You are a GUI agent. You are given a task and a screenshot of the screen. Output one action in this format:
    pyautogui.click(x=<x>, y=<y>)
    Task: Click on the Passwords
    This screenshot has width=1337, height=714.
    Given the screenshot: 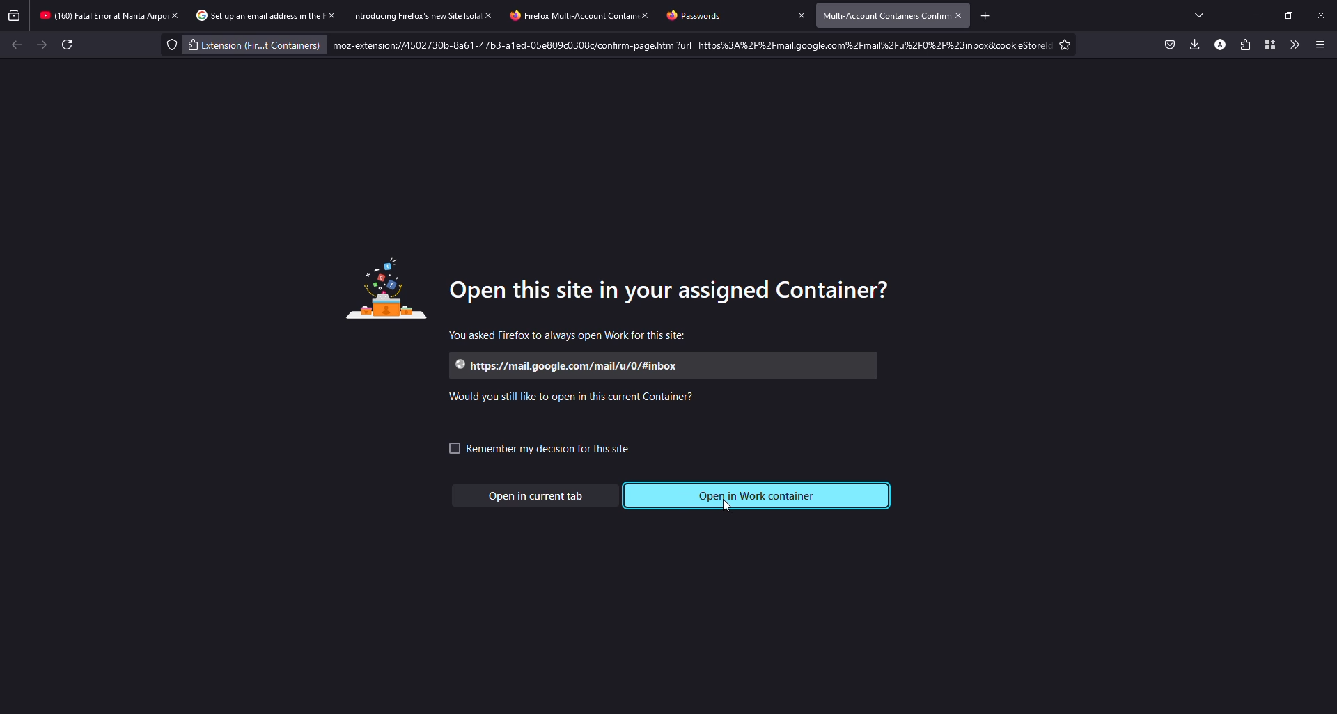 What is the action you would take?
    pyautogui.click(x=707, y=16)
    